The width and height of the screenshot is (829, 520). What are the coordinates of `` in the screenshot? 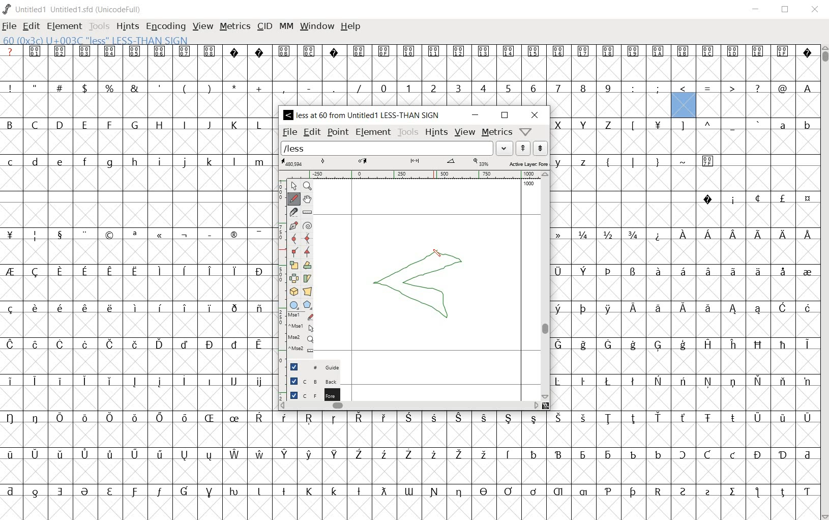 It's located at (407, 418).